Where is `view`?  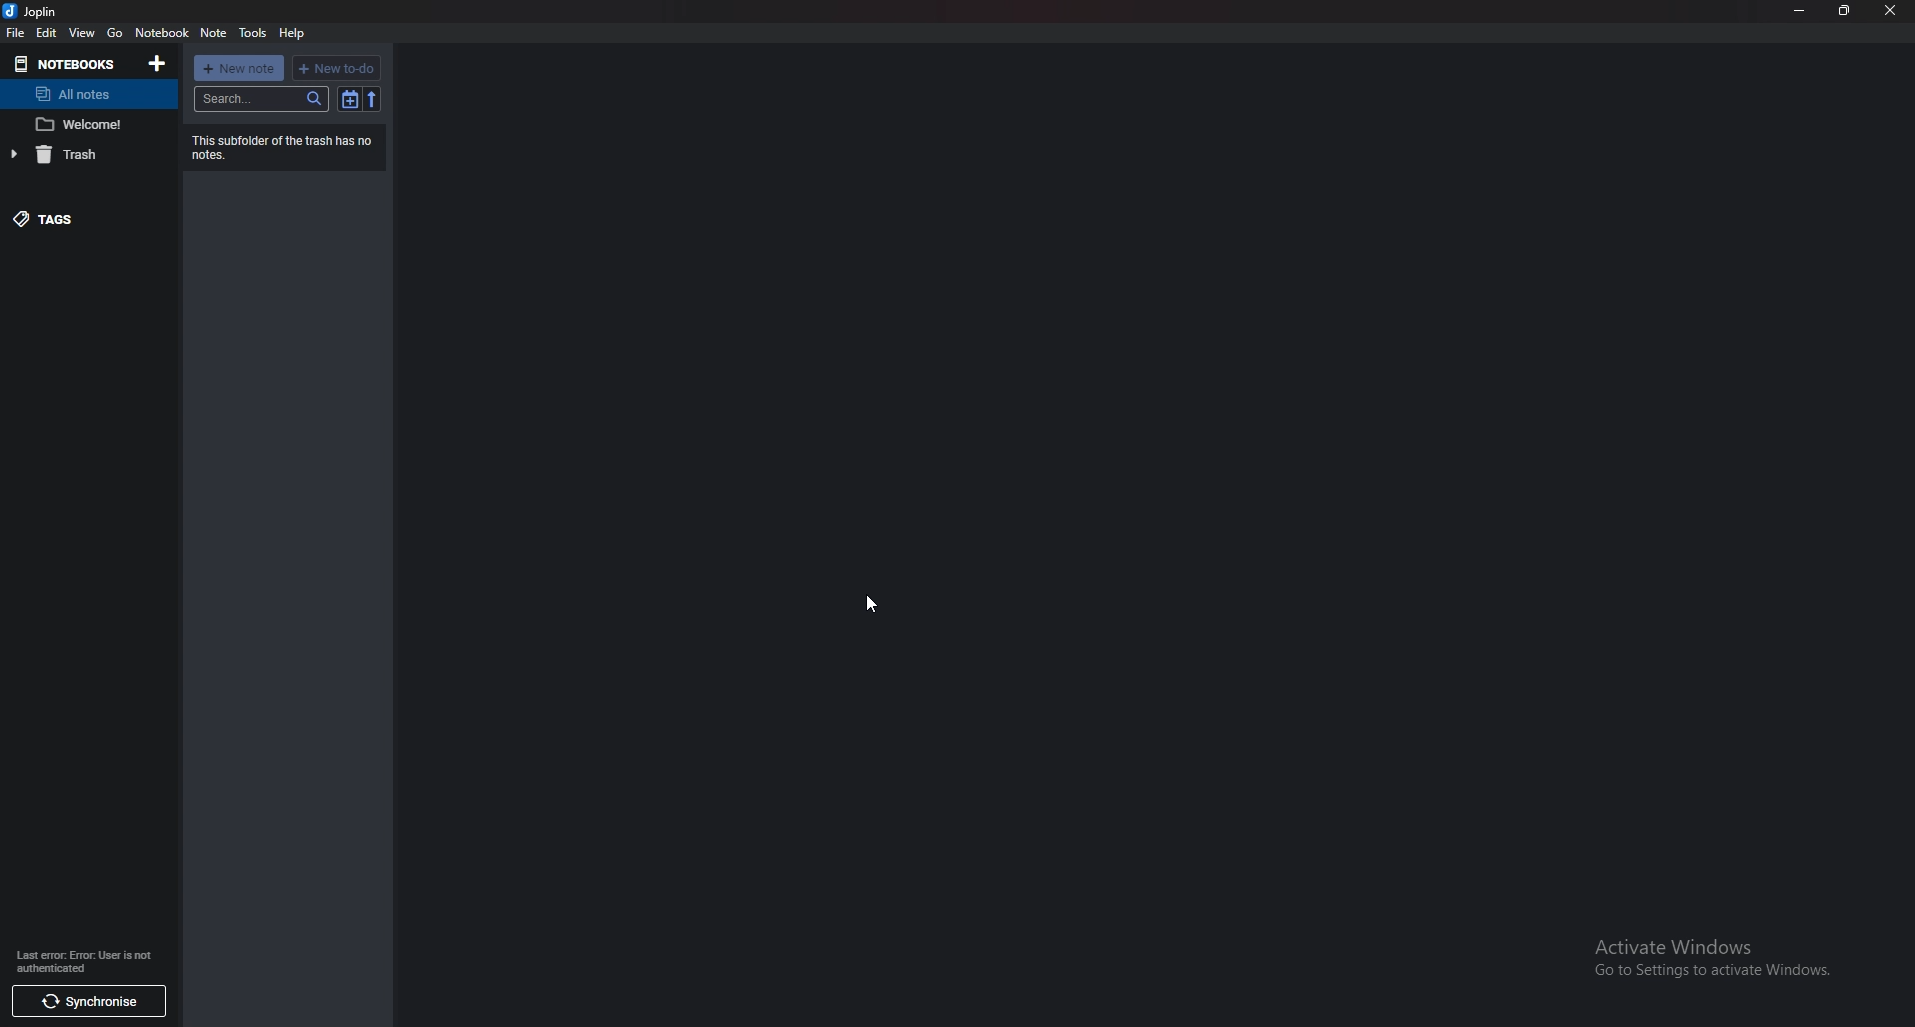 view is located at coordinates (82, 32).